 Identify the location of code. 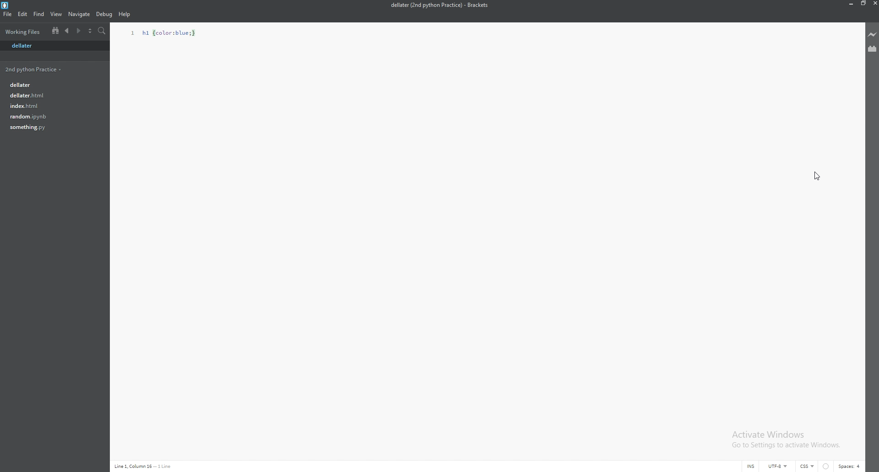
(166, 32).